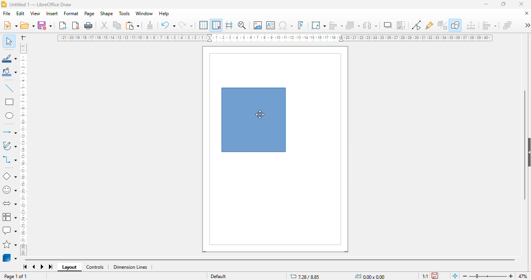 The image size is (531, 280). I want to click on zoom in, so click(512, 276).